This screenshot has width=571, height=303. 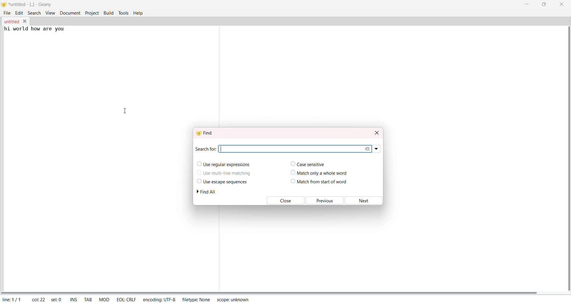 I want to click on minimize, so click(x=526, y=4).